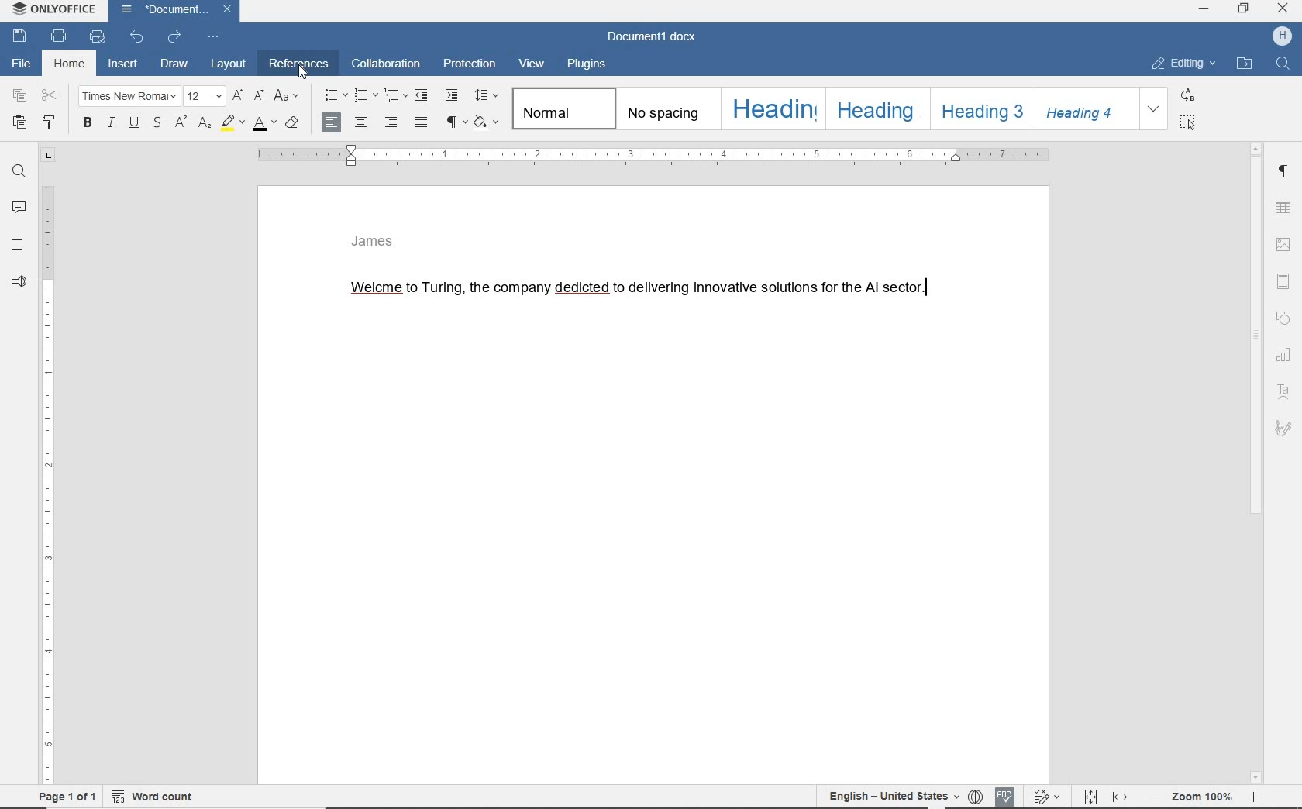 This screenshot has height=809, width=1302. Describe the element at coordinates (1091, 797) in the screenshot. I see `fit to page` at that location.